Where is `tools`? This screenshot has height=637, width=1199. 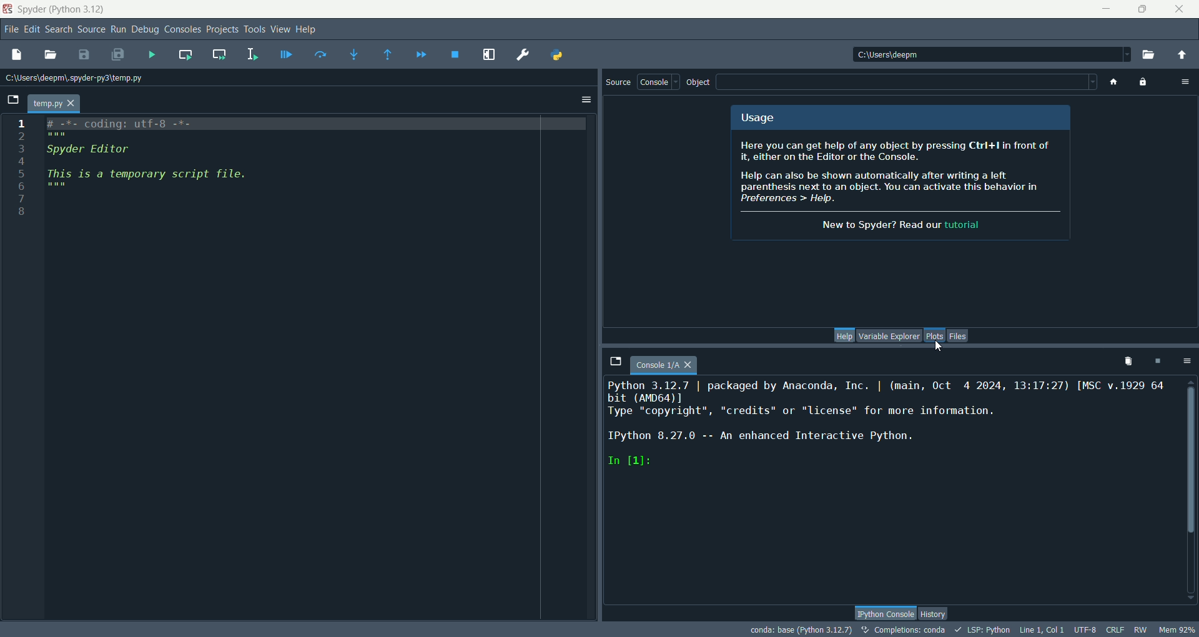 tools is located at coordinates (255, 29).